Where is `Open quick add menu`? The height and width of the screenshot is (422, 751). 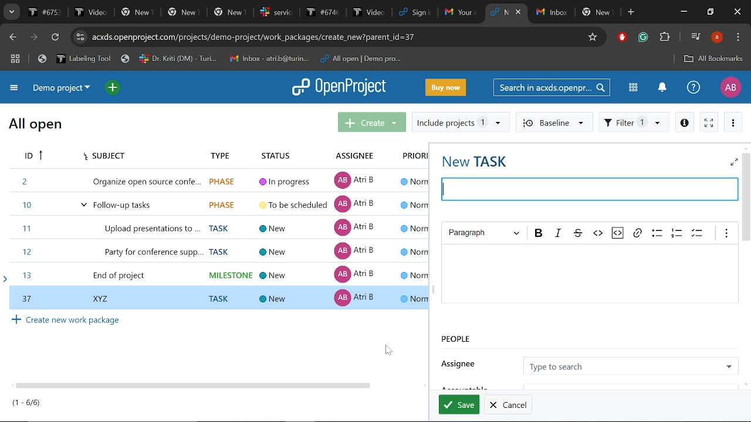 Open quick add menu is located at coordinates (114, 88).